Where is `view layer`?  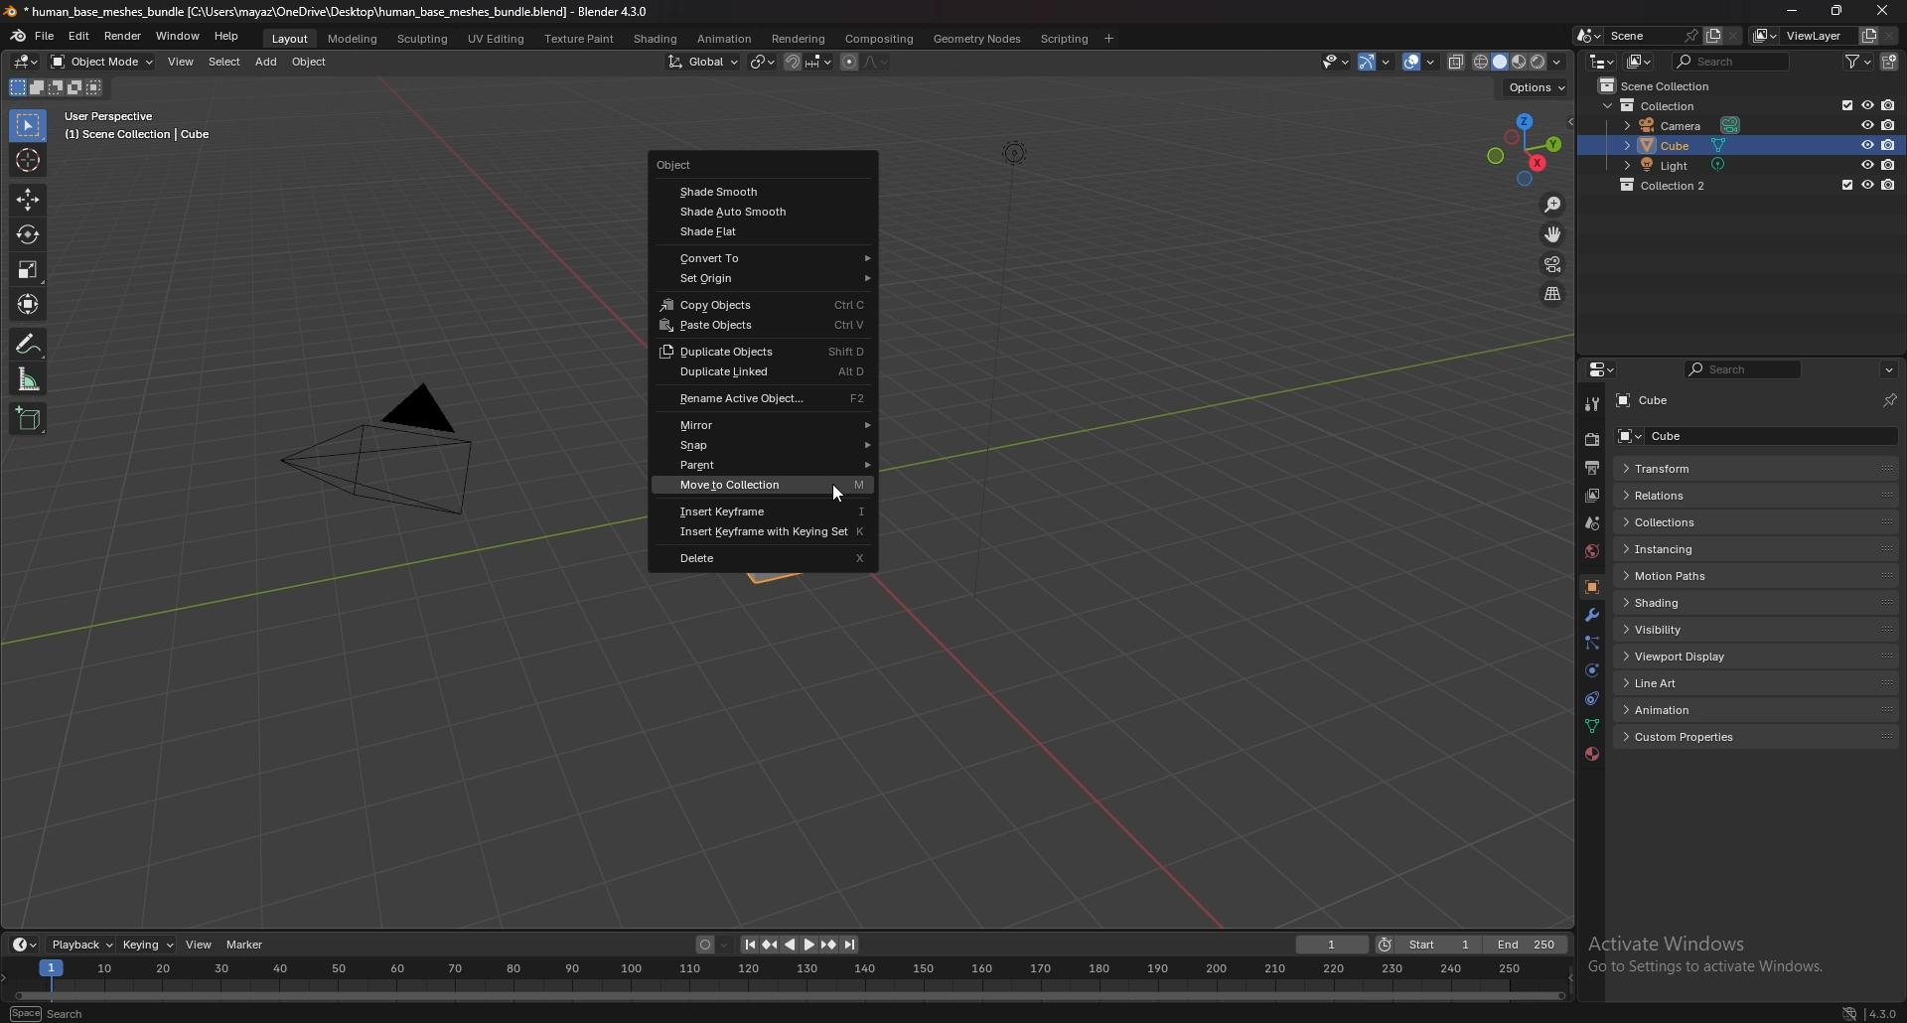 view layer is located at coordinates (1591, 496).